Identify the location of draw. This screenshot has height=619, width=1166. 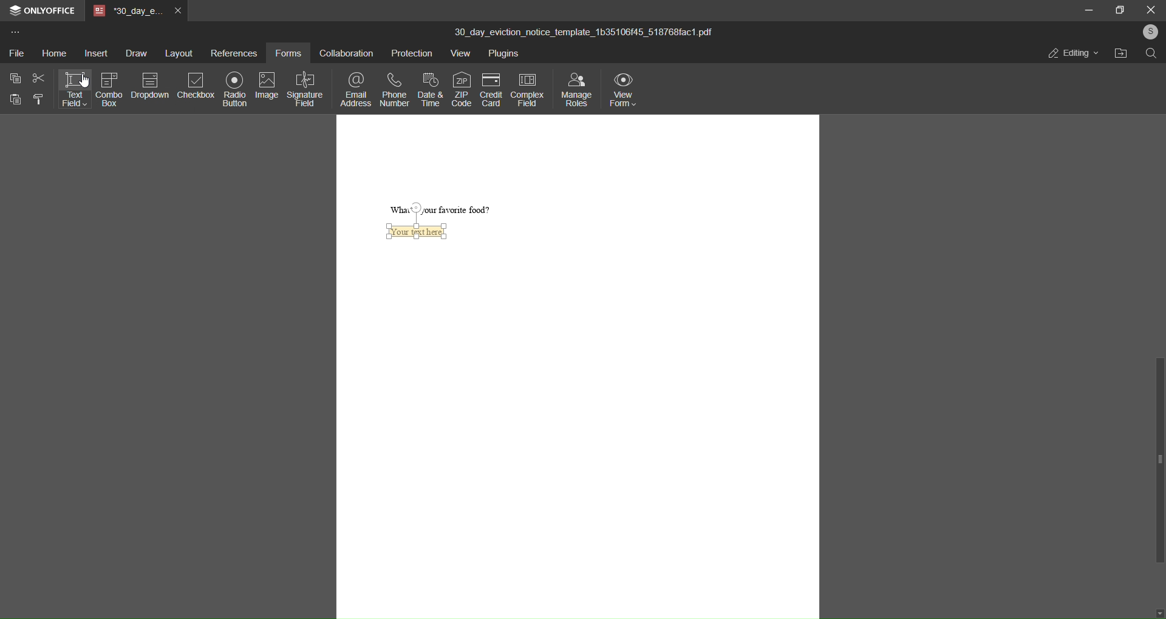
(136, 54).